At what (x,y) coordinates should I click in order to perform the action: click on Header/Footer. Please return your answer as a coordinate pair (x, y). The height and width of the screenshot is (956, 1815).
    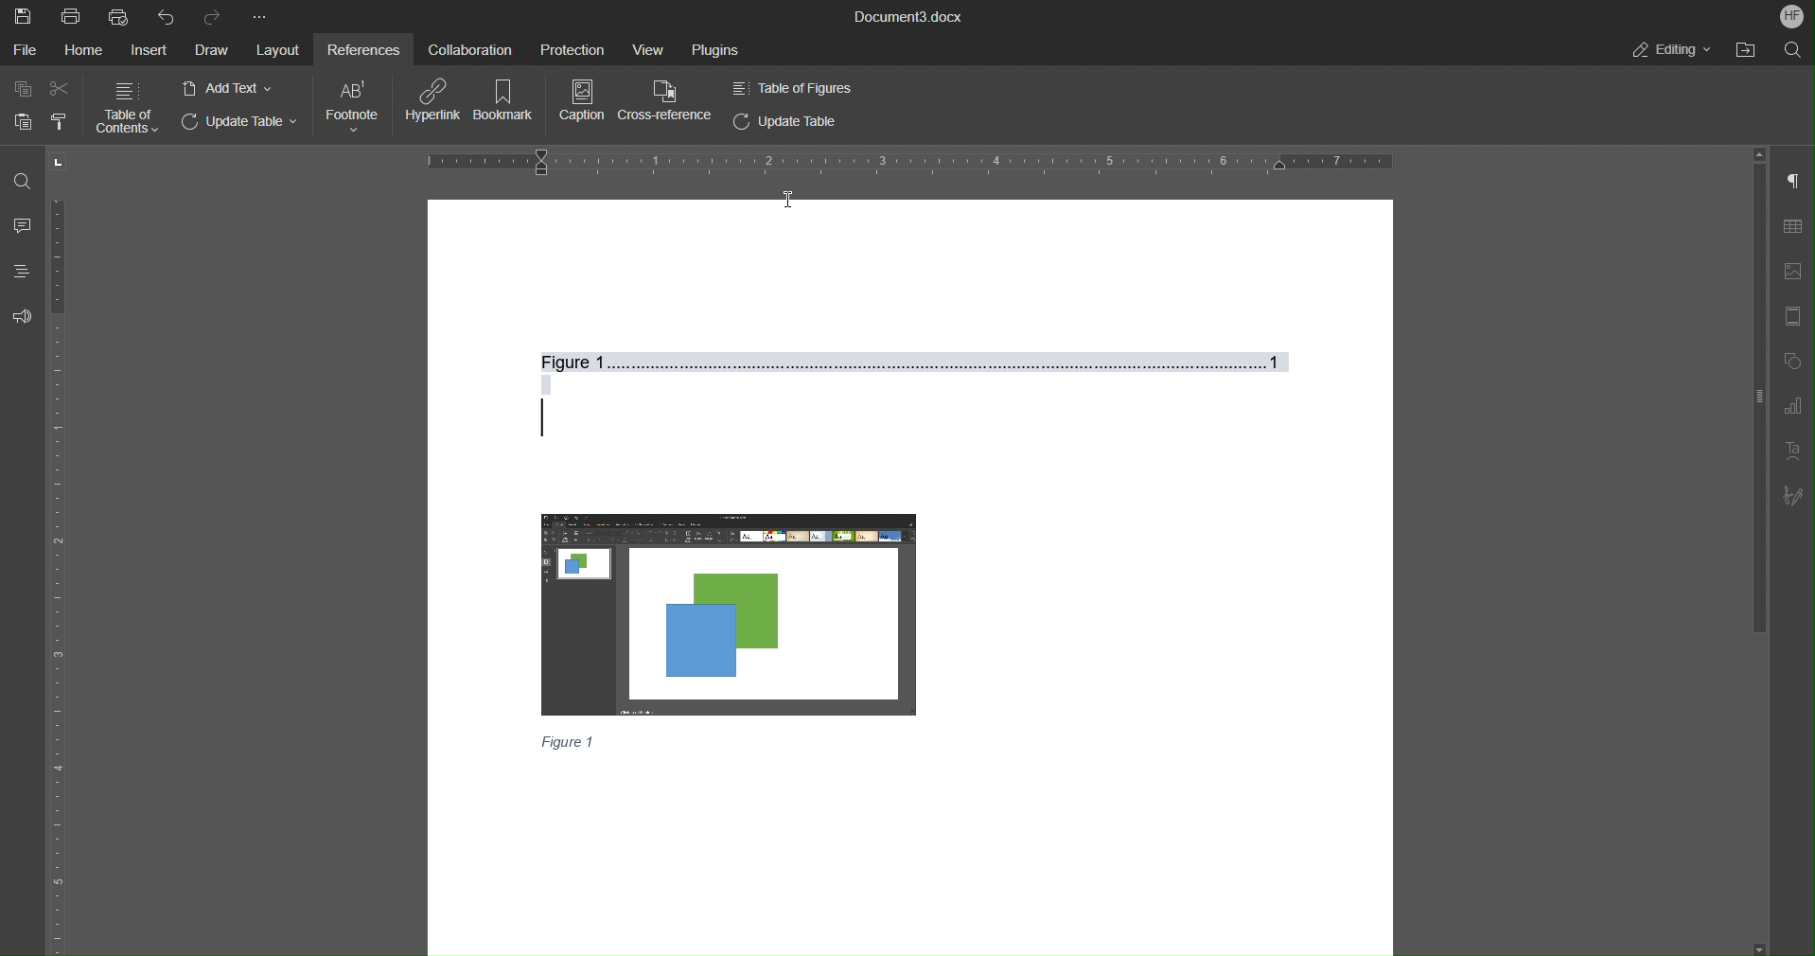
    Looking at the image, I should click on (1796, 318).